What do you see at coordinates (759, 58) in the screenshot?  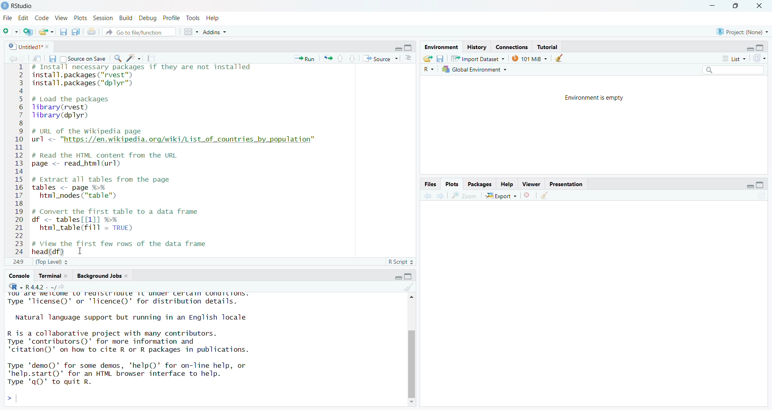 I see `refresh` at bounding box center [759, 58].